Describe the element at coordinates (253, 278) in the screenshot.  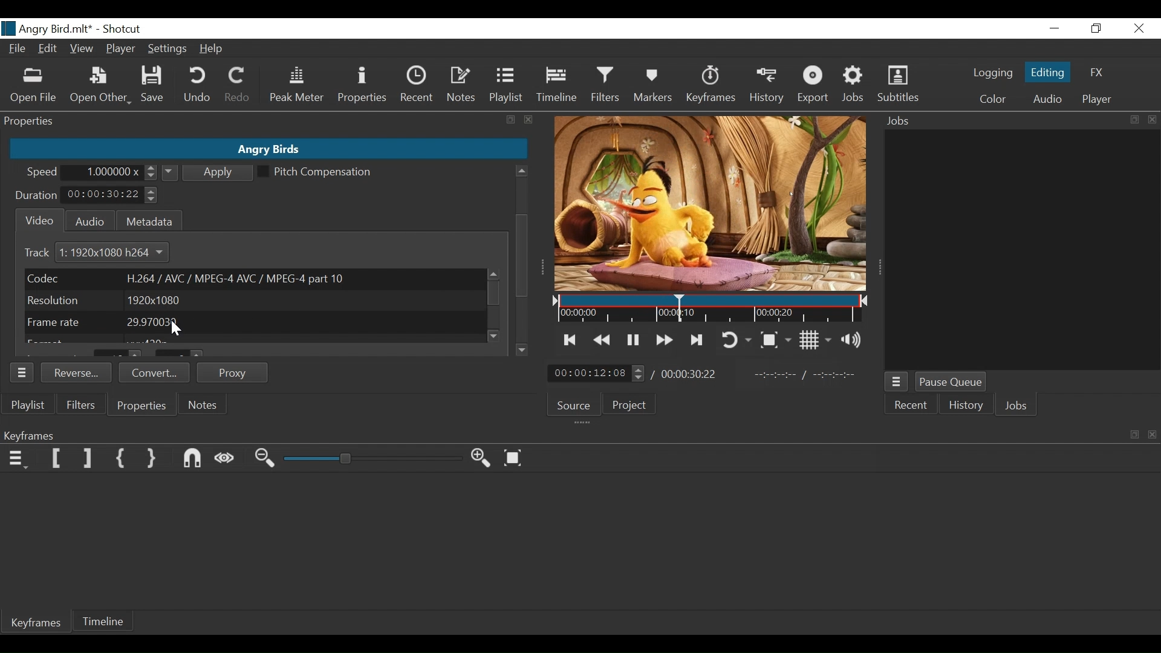
I see `Codec` at that location.